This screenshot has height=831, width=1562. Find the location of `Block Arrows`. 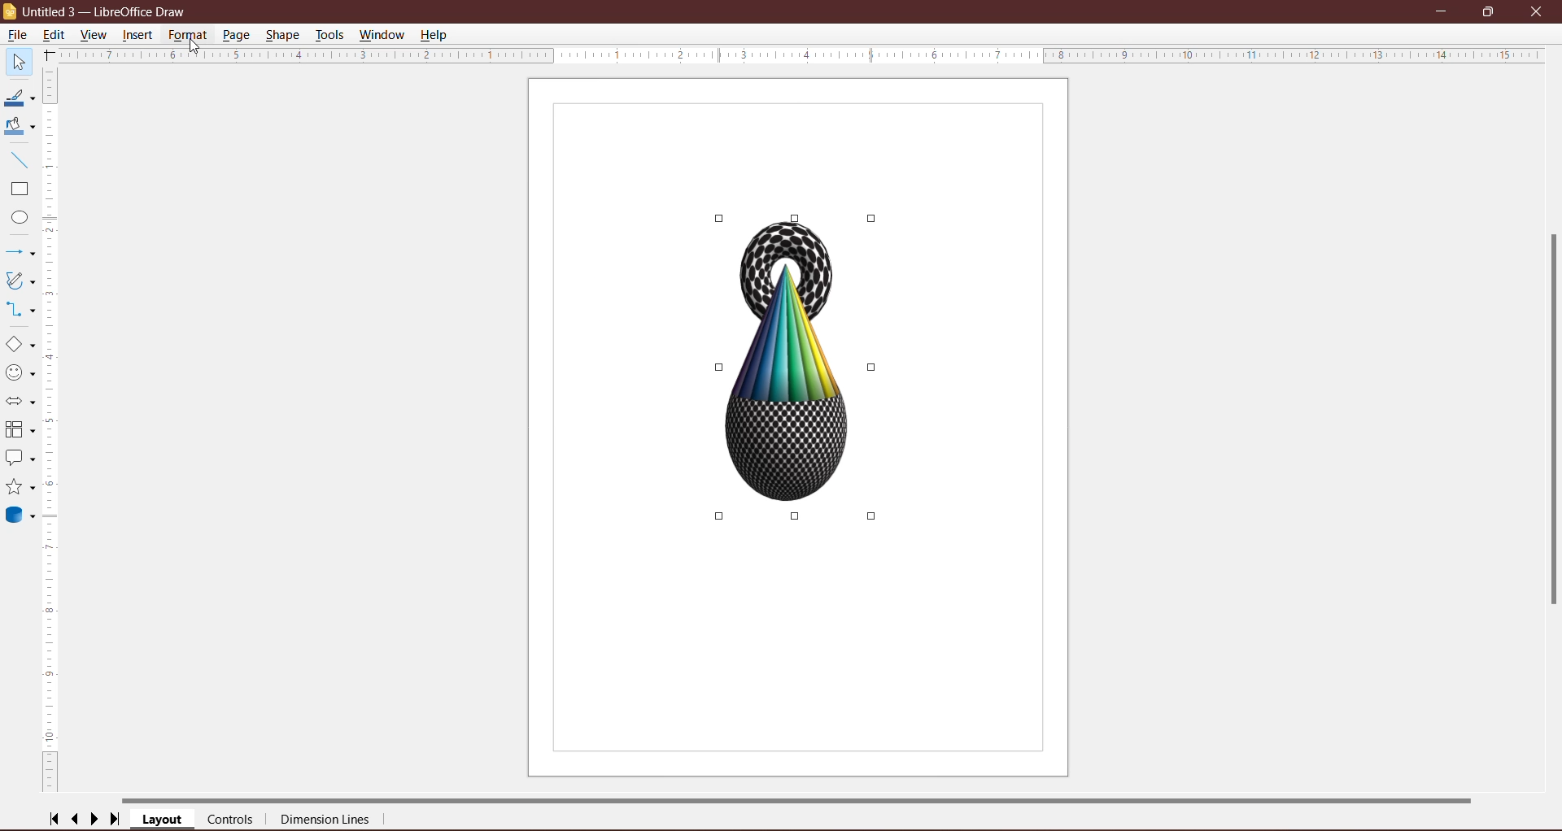

Block Arrows is located at coordinates (20, 401).